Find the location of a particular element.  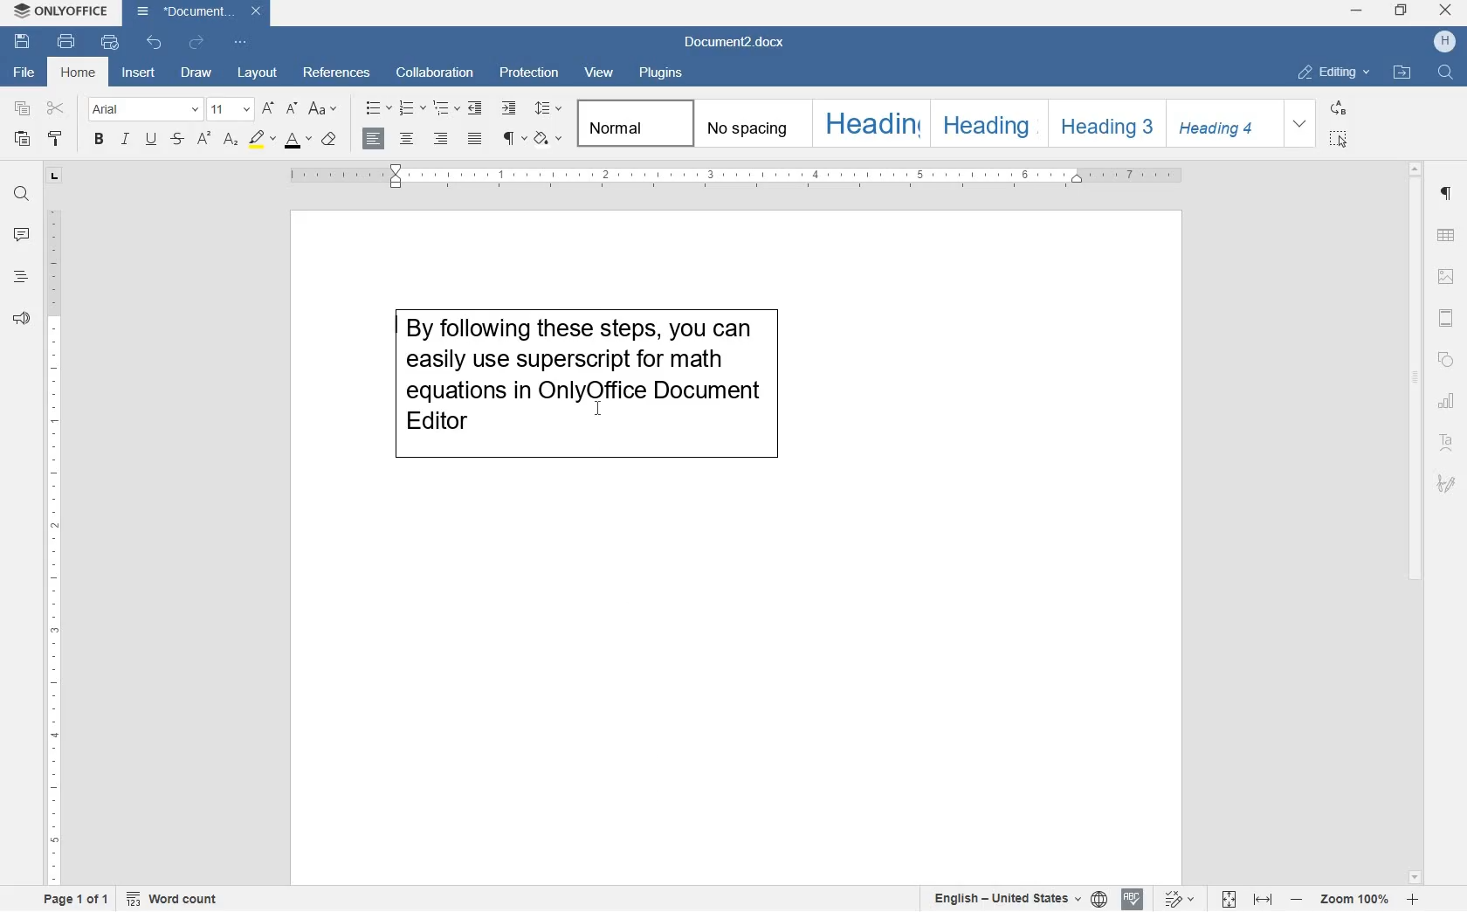

multilevel list is located at coordinates (447, 108).